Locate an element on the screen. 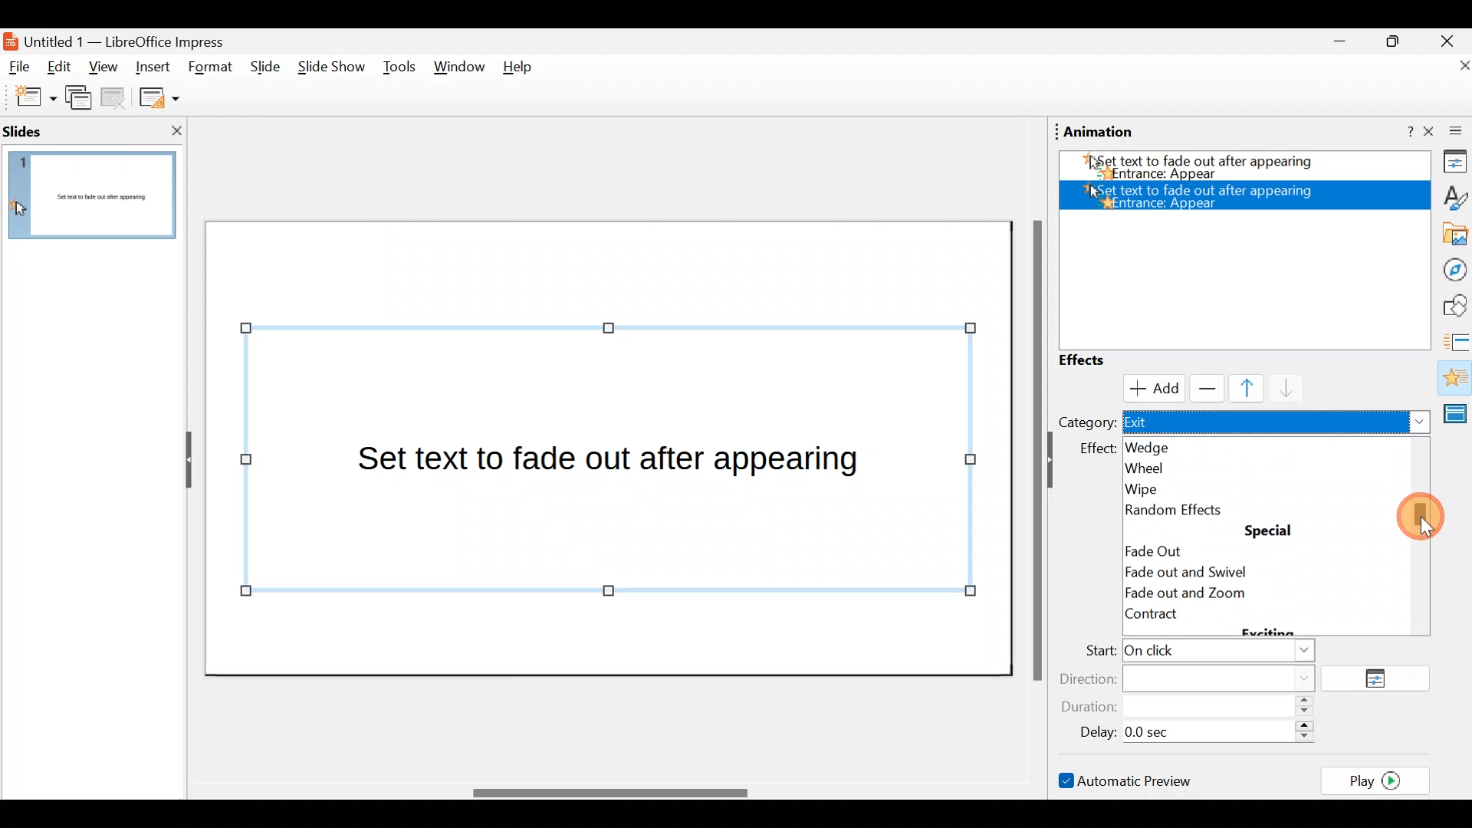 Image resolution: width=1472 pixels, height=828 pixels. Animation is located at coordinates (1454, 379).